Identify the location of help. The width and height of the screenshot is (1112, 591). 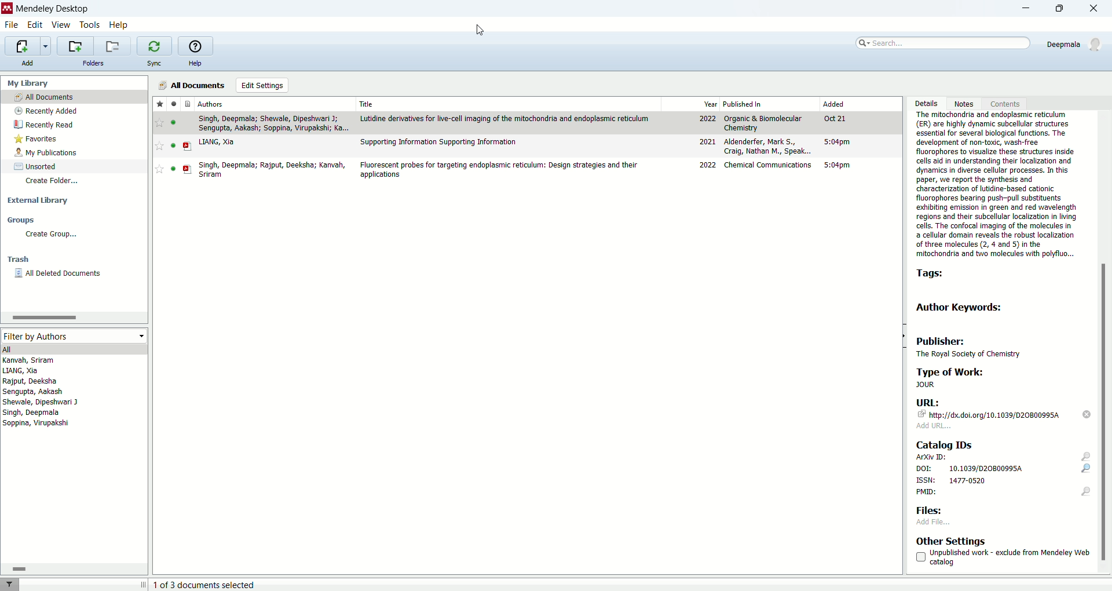
(119, 26).